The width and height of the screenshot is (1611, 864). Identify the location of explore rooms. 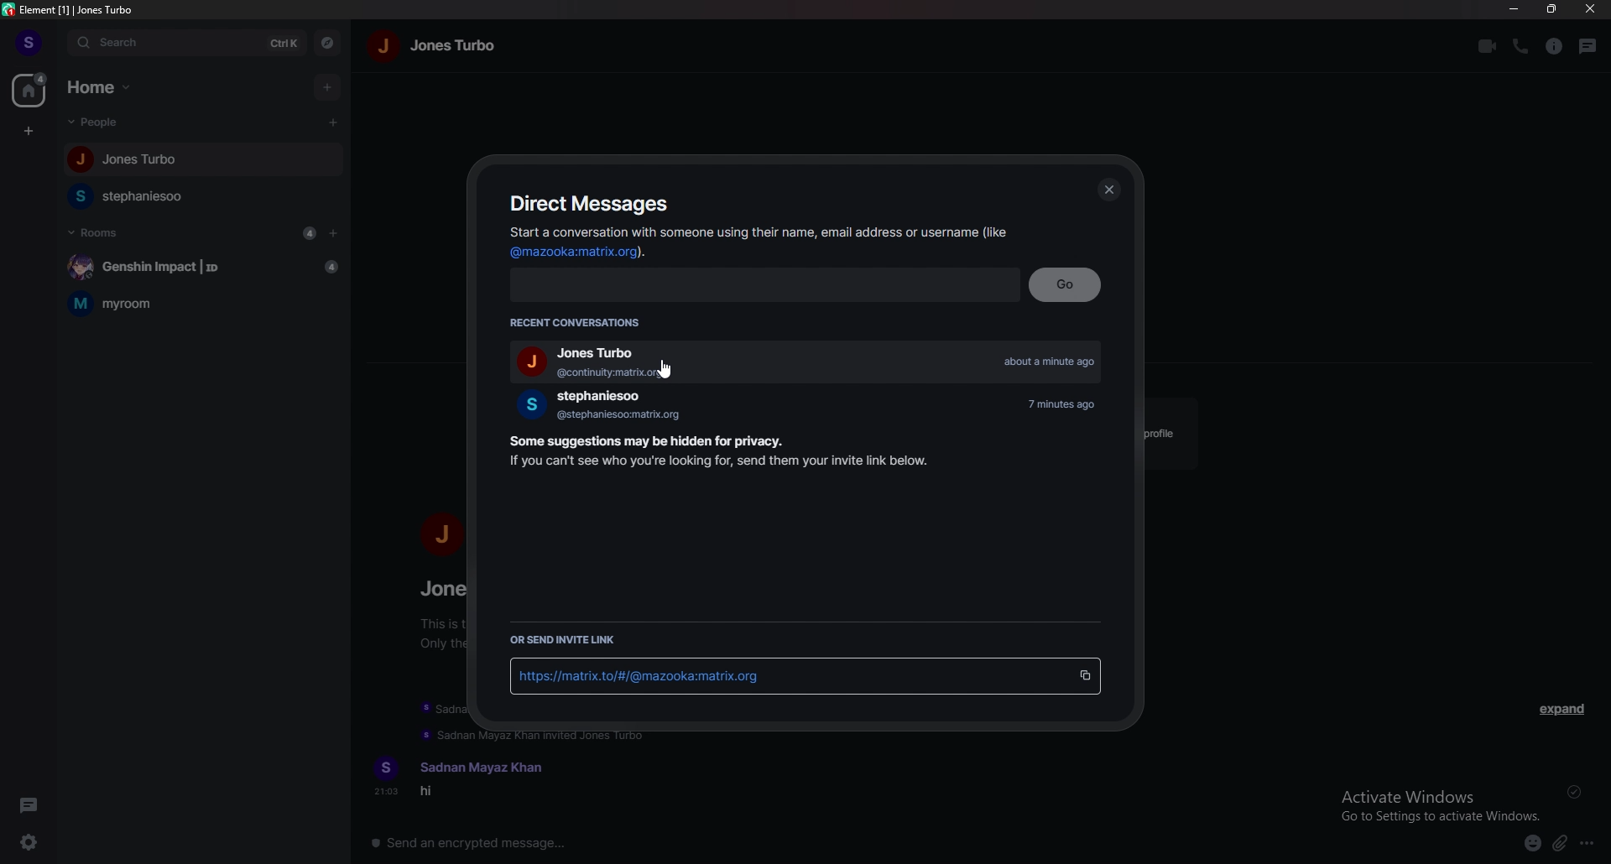
(329, 44).